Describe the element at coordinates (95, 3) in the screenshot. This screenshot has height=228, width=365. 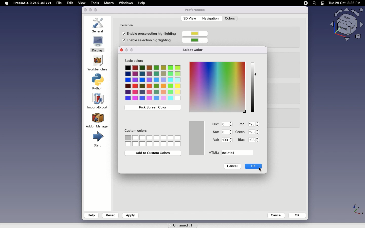
I see `tools` at that location.